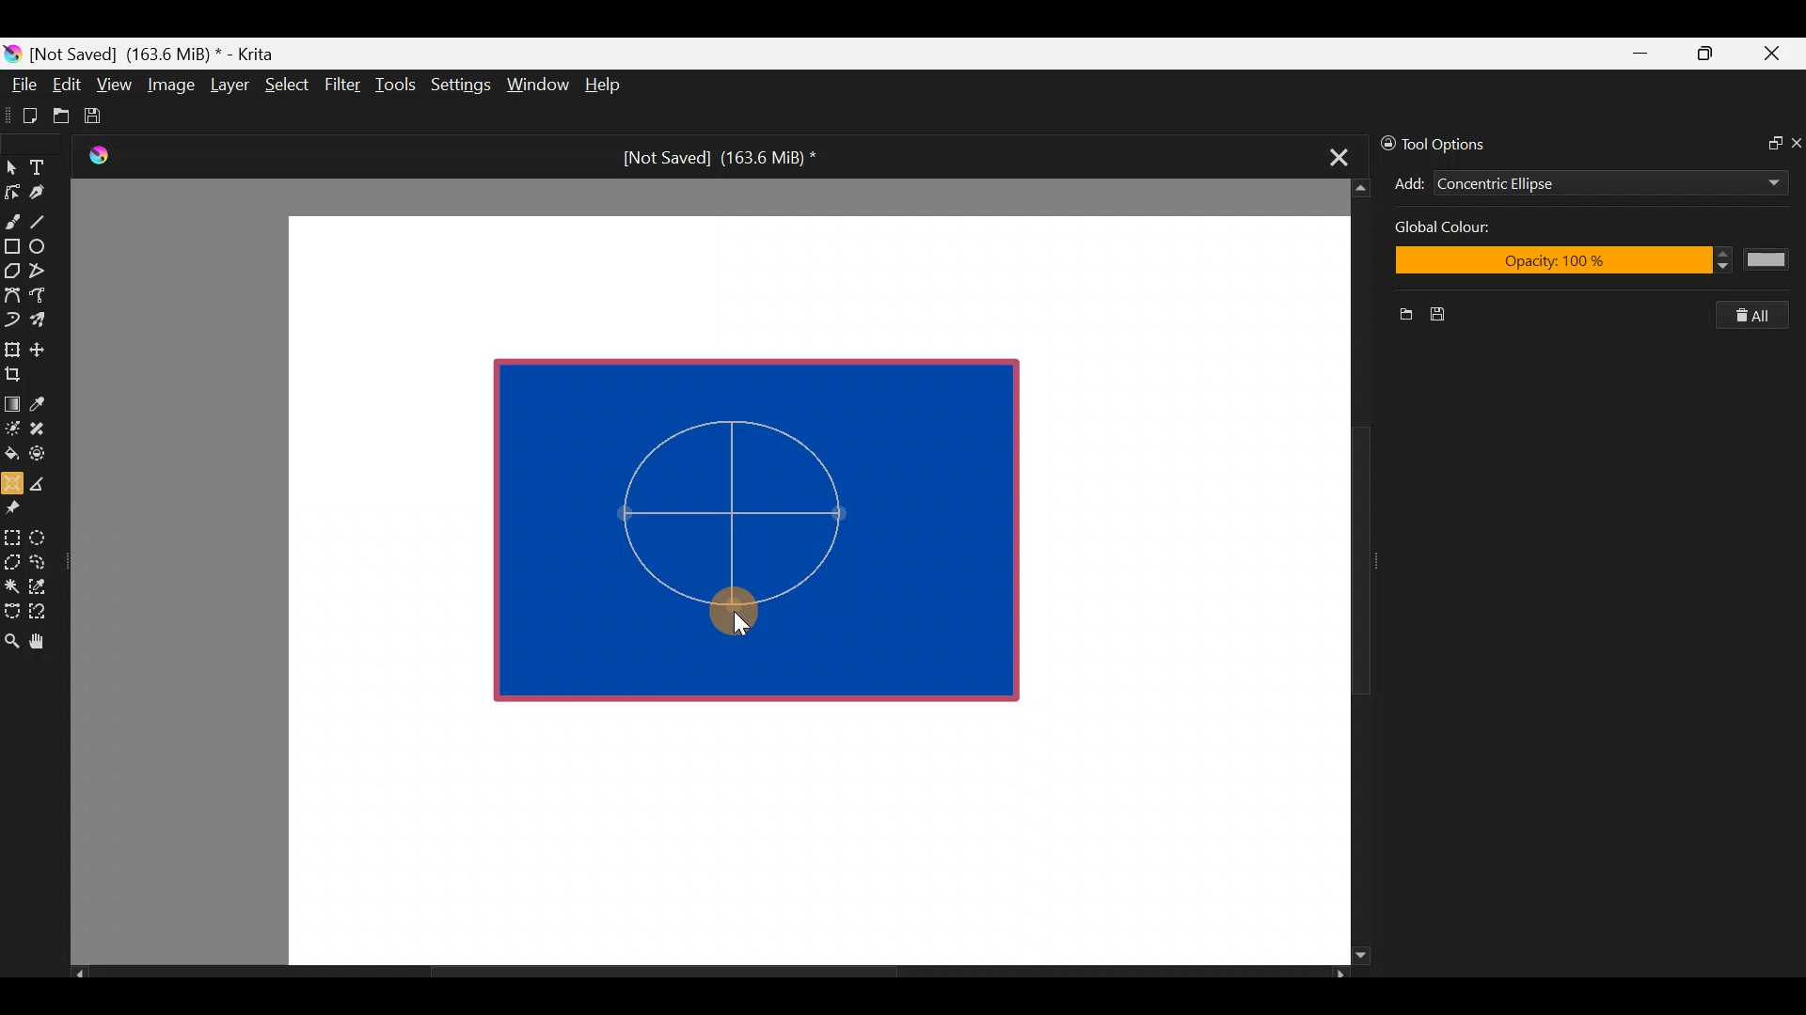  I want to click on Bezier curve selection tool, so click(11, 609).